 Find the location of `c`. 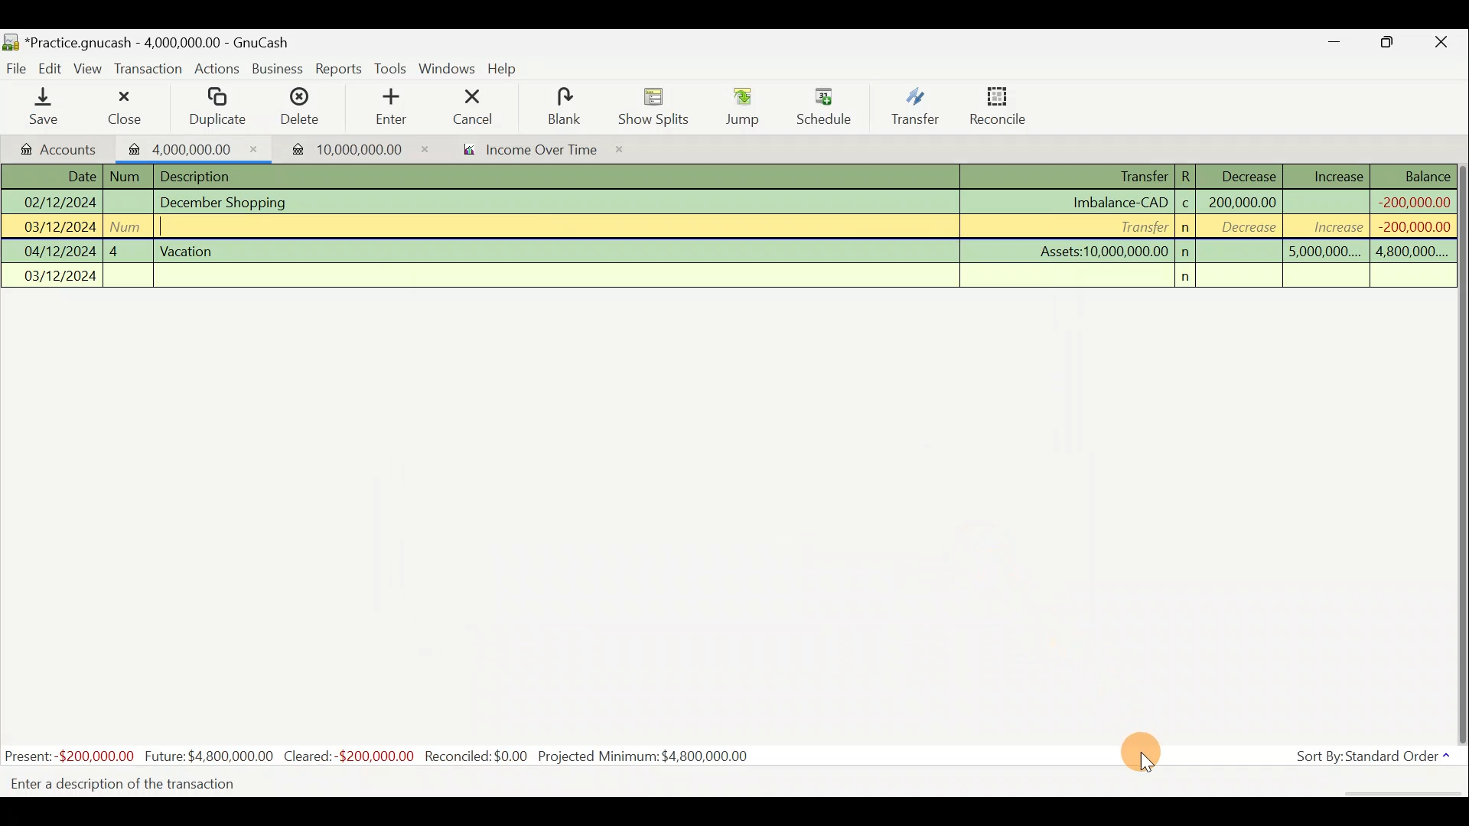

c is located at coordinates (1186, 205).